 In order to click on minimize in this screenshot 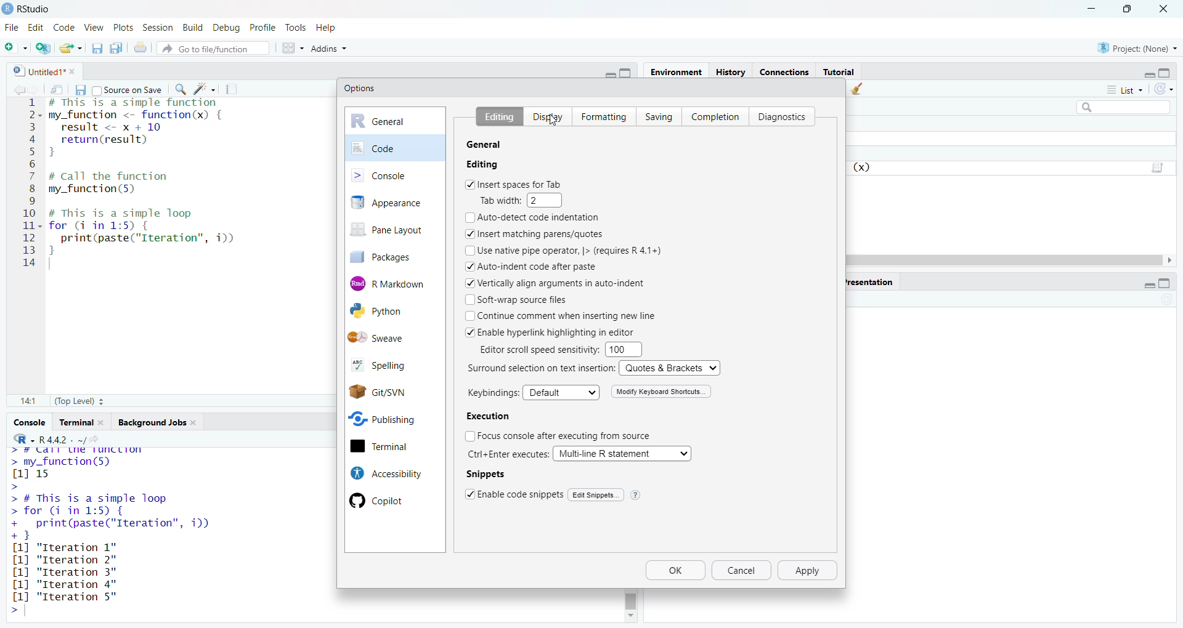, I will do `click(1091, 7)`.